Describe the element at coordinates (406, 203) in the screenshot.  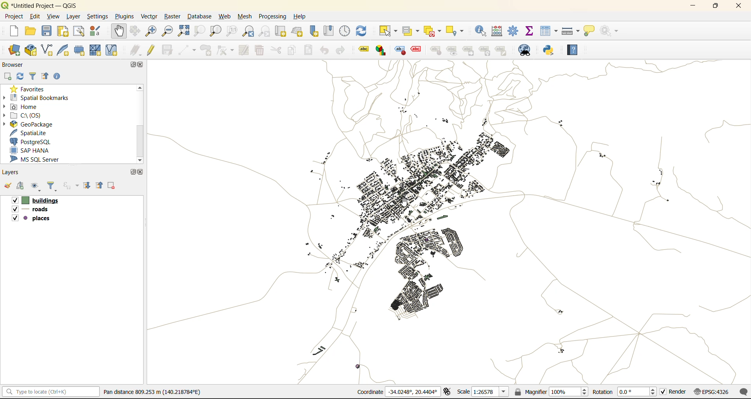
I see `cursor` at that location.